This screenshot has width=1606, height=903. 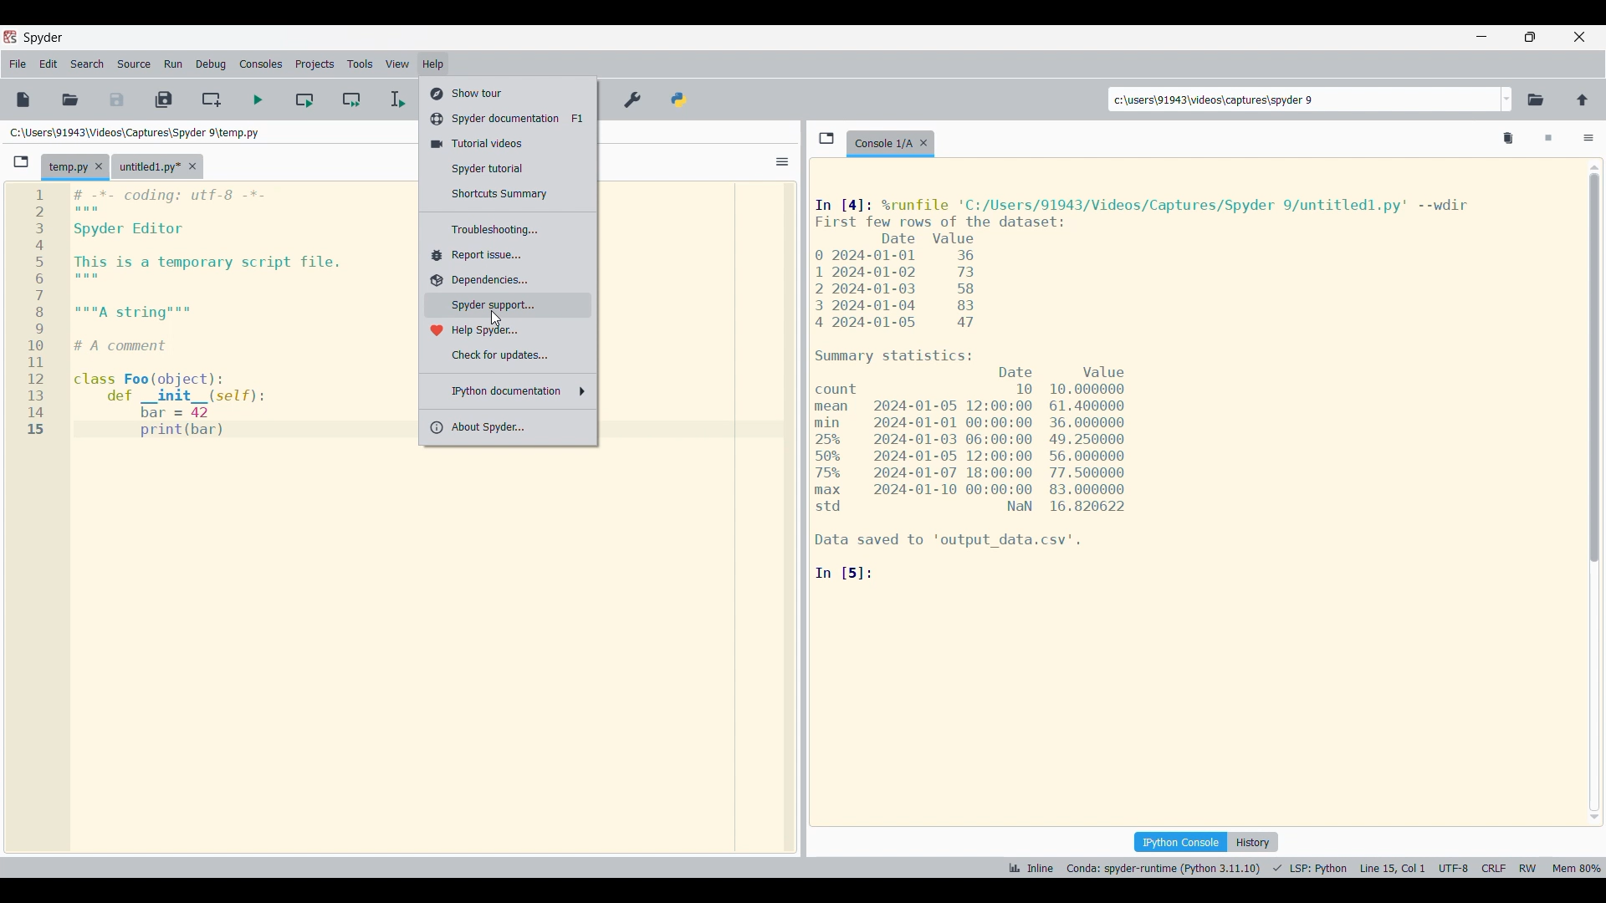 What do you see at coordinates (1304, 99) in the screenshot?
I see `Input location` at bounding box center [1304, 99].